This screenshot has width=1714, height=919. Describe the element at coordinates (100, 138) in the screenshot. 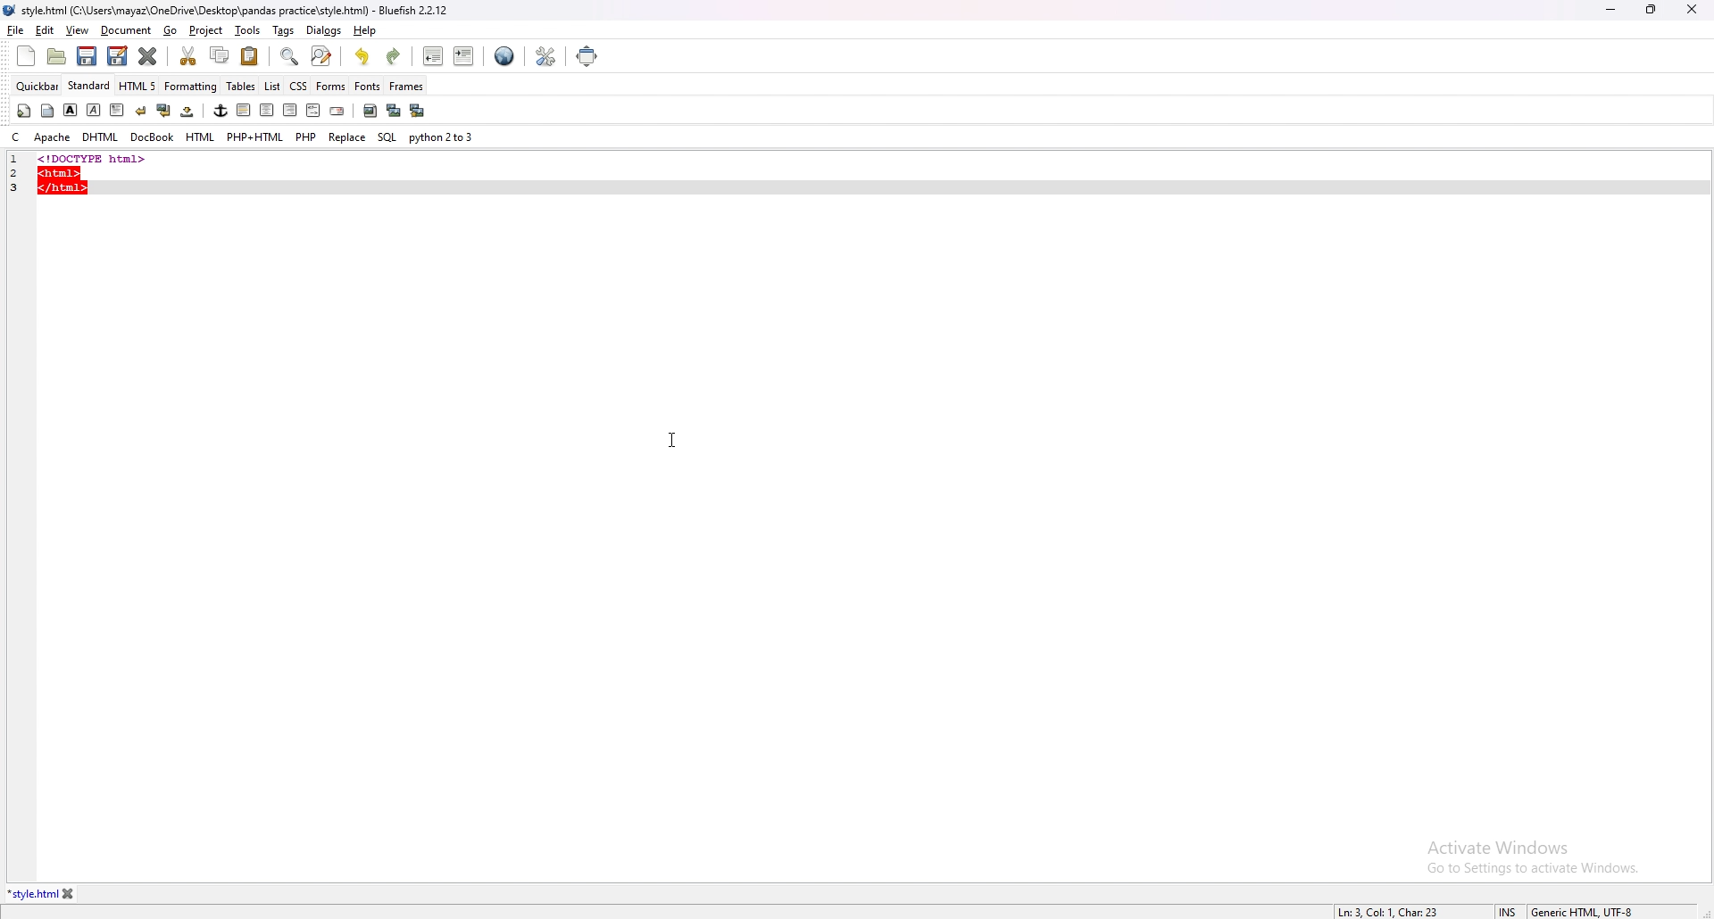

I see `dhtml` at that location.